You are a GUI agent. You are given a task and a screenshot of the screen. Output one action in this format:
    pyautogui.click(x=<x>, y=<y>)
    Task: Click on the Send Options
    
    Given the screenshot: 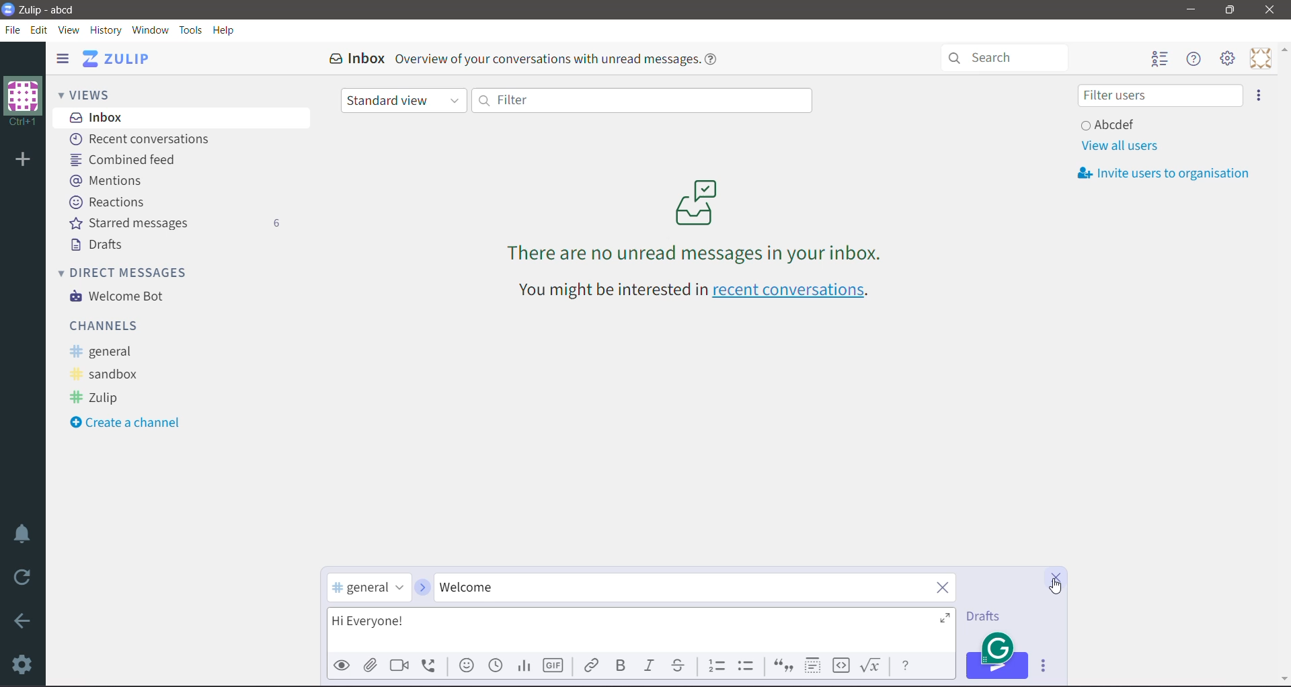 What is the action you would take?
    pyautogui.click(x=1046, y=666)
    